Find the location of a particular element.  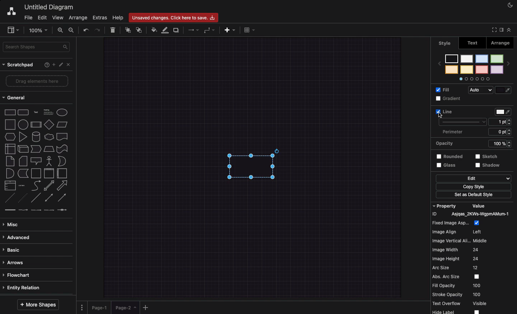

Basic is located at coordinates (13, 248).